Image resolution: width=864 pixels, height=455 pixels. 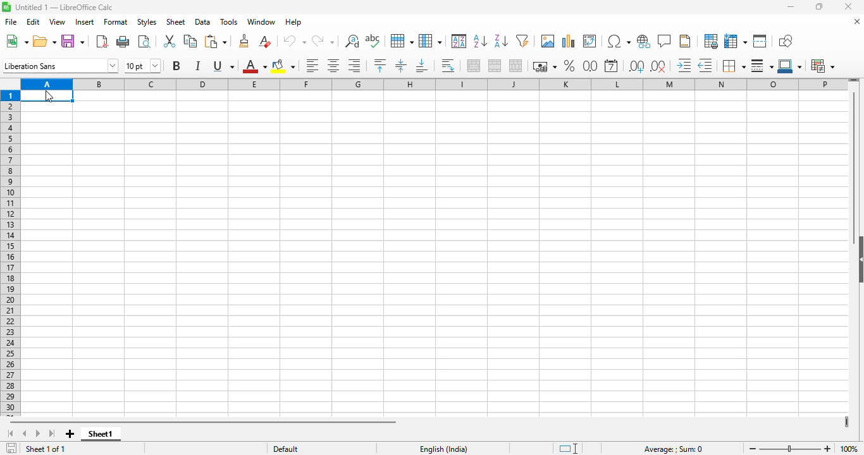 I want to click on insert or edit pivot table, so click(x=590, y=41).